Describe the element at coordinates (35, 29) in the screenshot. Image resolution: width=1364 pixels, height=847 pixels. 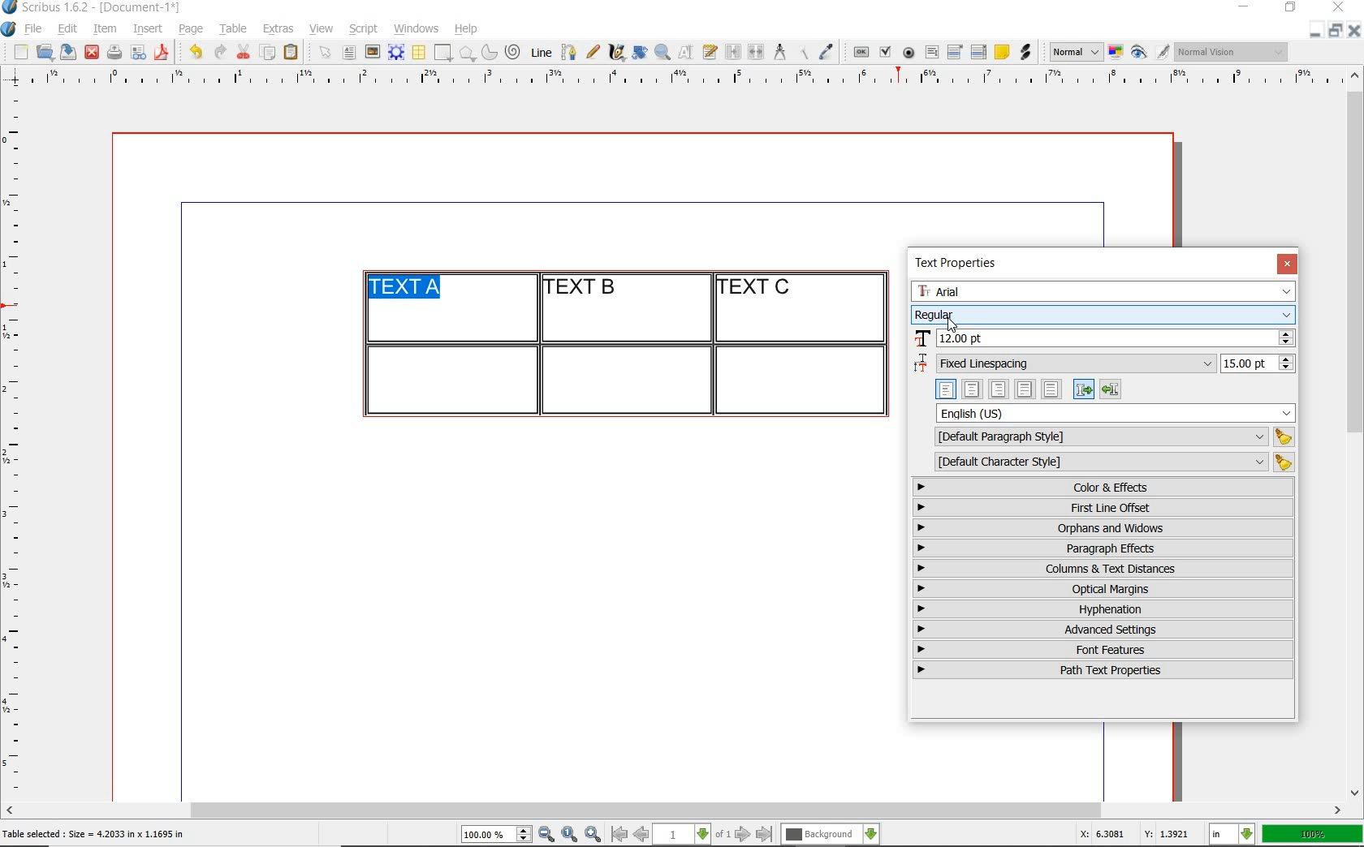
I see `file` at that location.